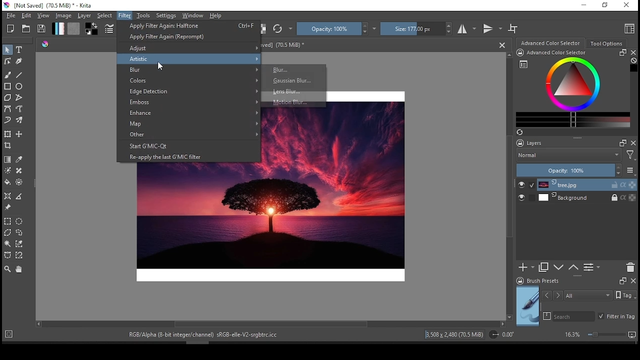  I want to click on pan tool, so click(19, 269).